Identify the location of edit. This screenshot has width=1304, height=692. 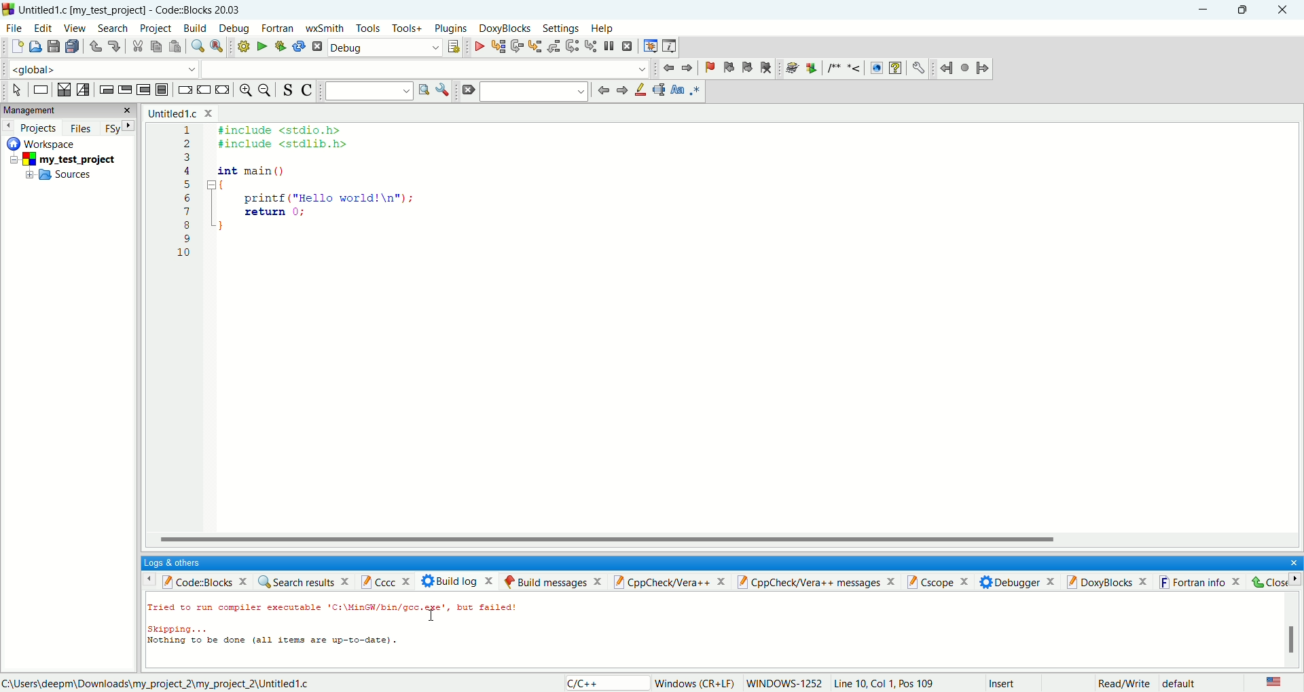
(43, 28).